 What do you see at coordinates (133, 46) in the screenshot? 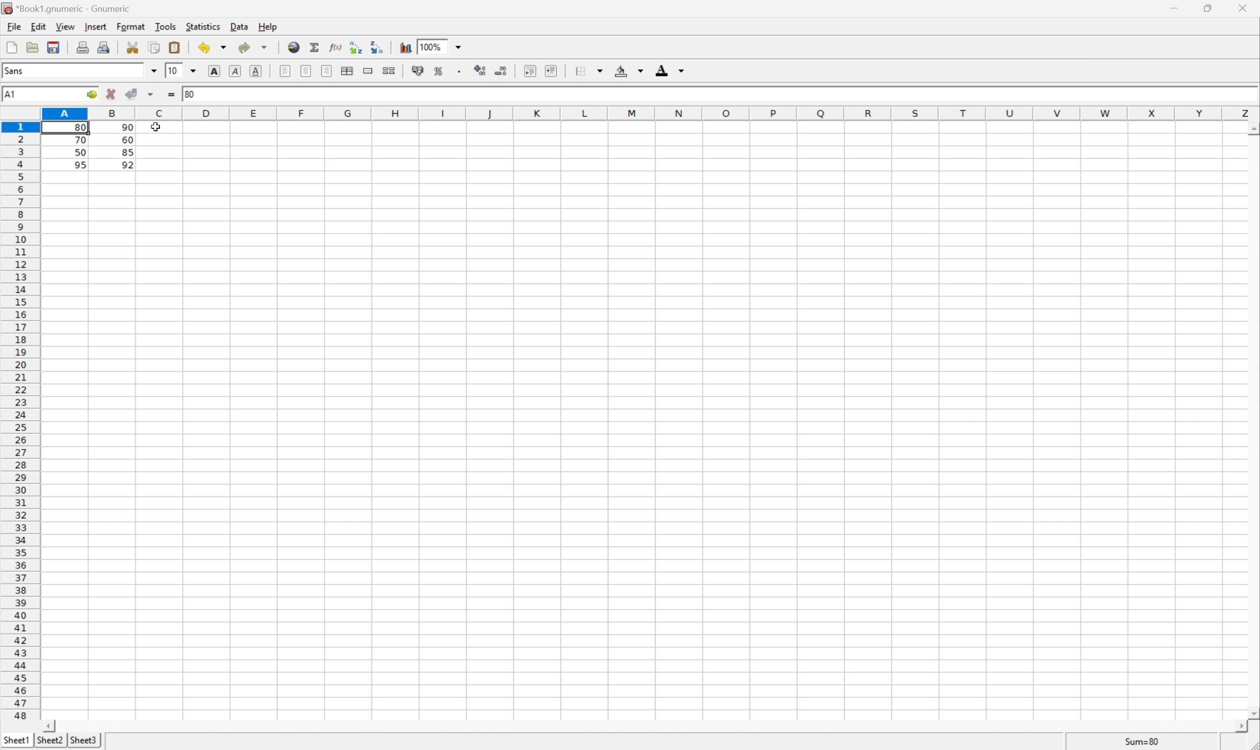
I see `Cut the selection` at bounding box center [133, 46].